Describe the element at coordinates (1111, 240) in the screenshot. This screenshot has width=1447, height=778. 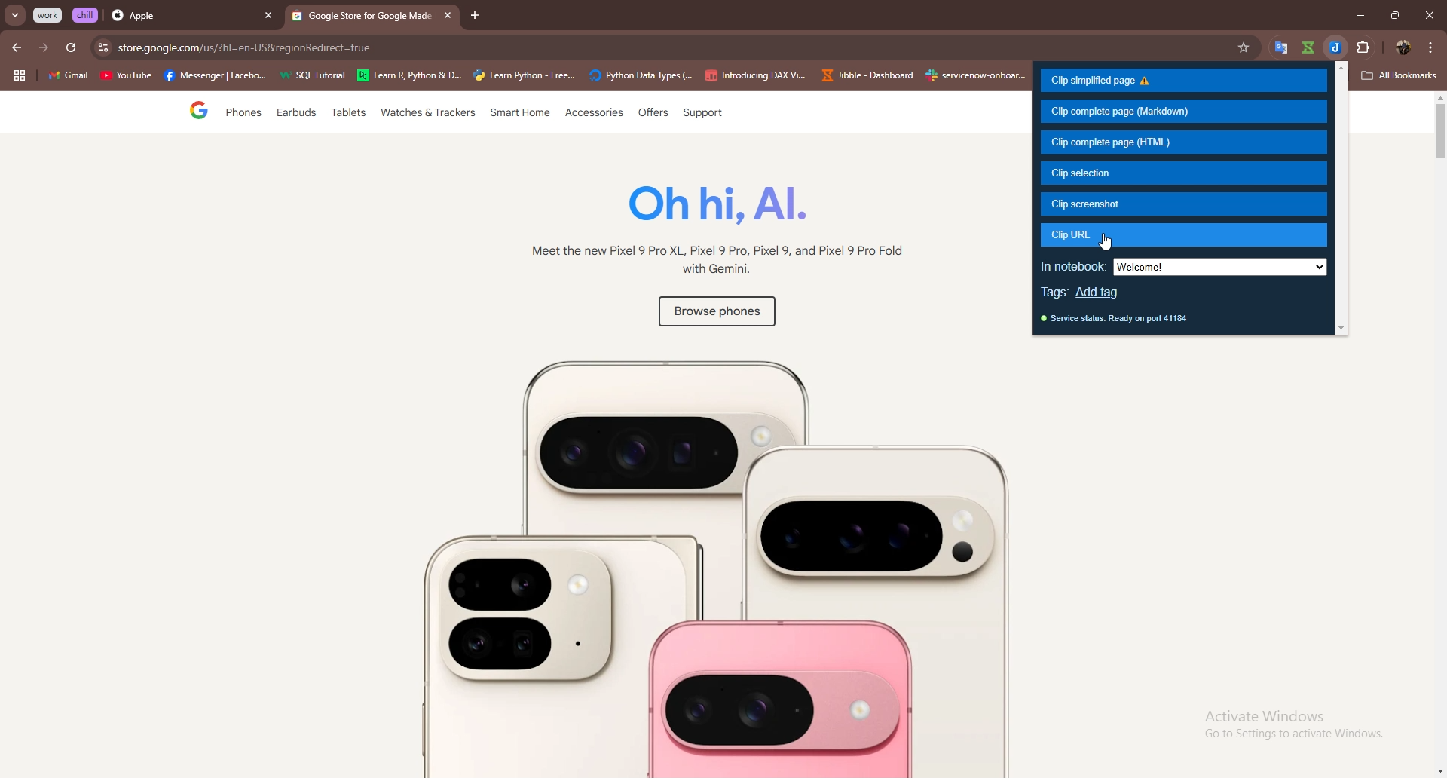
I see `cursor` at that location.